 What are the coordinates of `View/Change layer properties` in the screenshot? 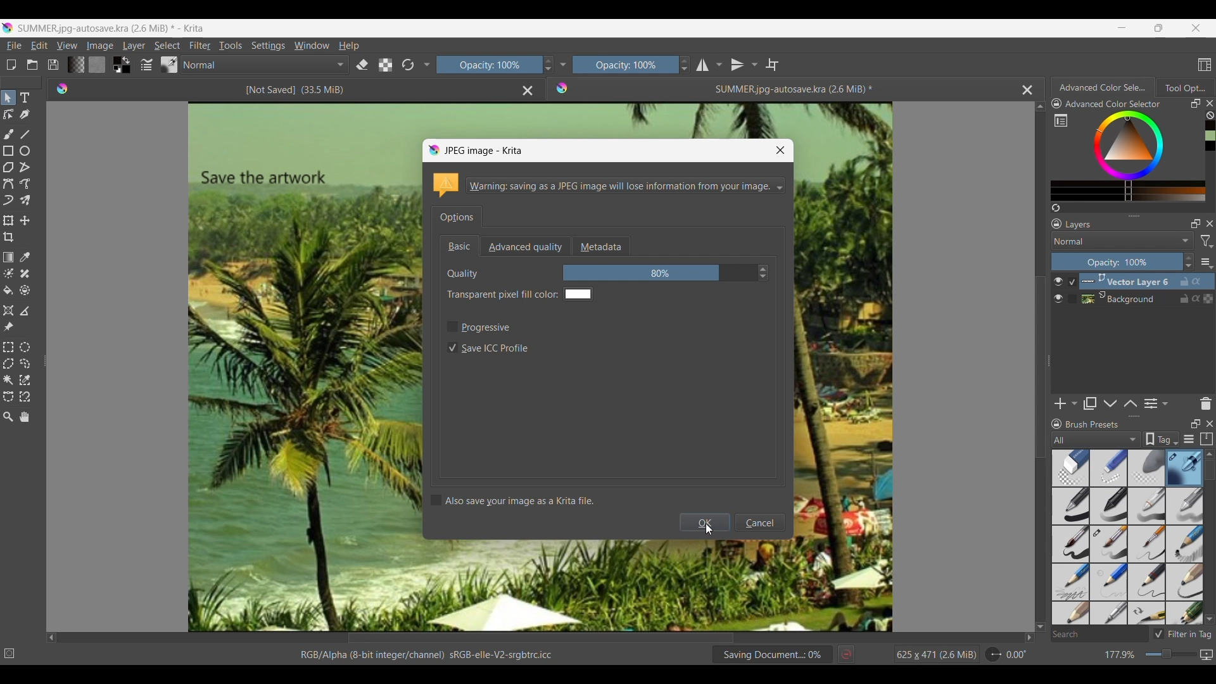 It's located at (1156, 403).